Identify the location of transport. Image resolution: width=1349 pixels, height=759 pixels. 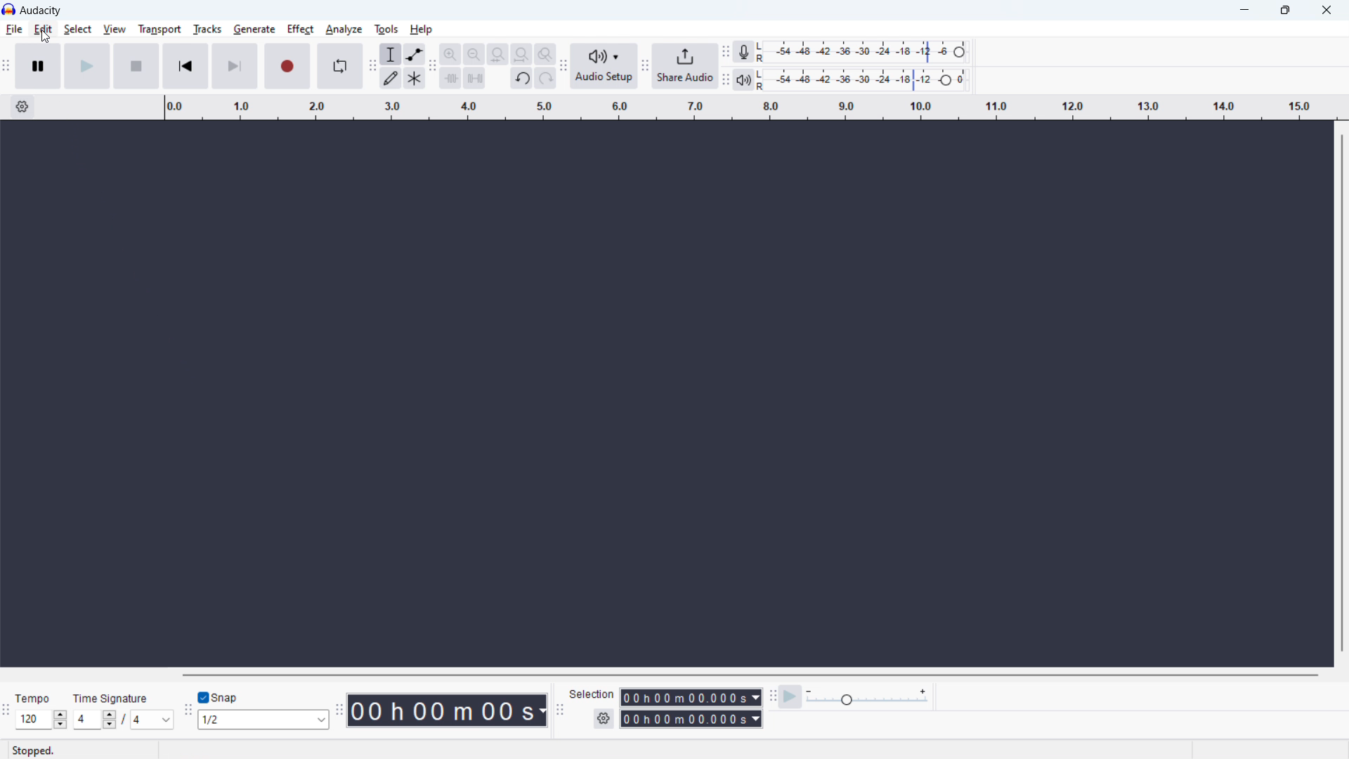
(159, 28).